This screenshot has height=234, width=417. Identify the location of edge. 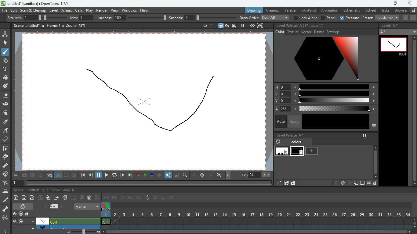
(5, 149).